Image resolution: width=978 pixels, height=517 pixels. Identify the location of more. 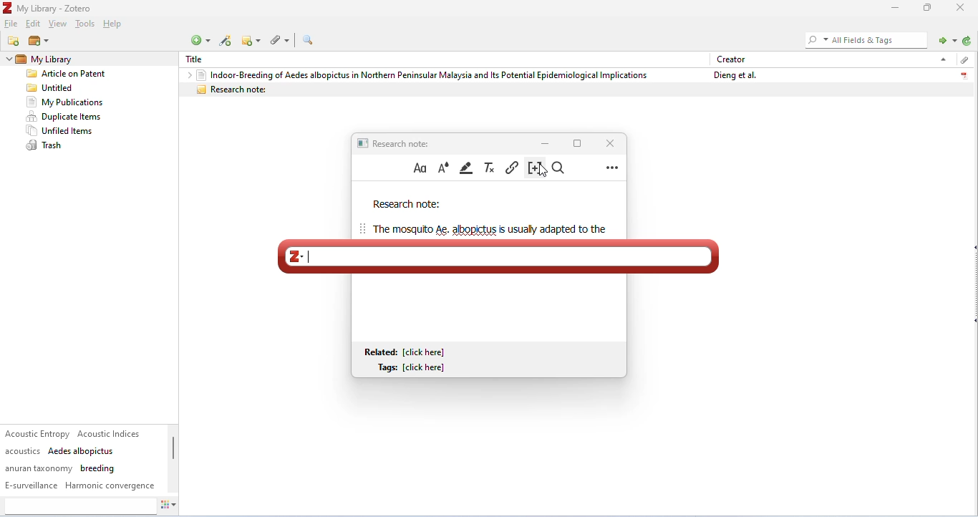
(612, 167).